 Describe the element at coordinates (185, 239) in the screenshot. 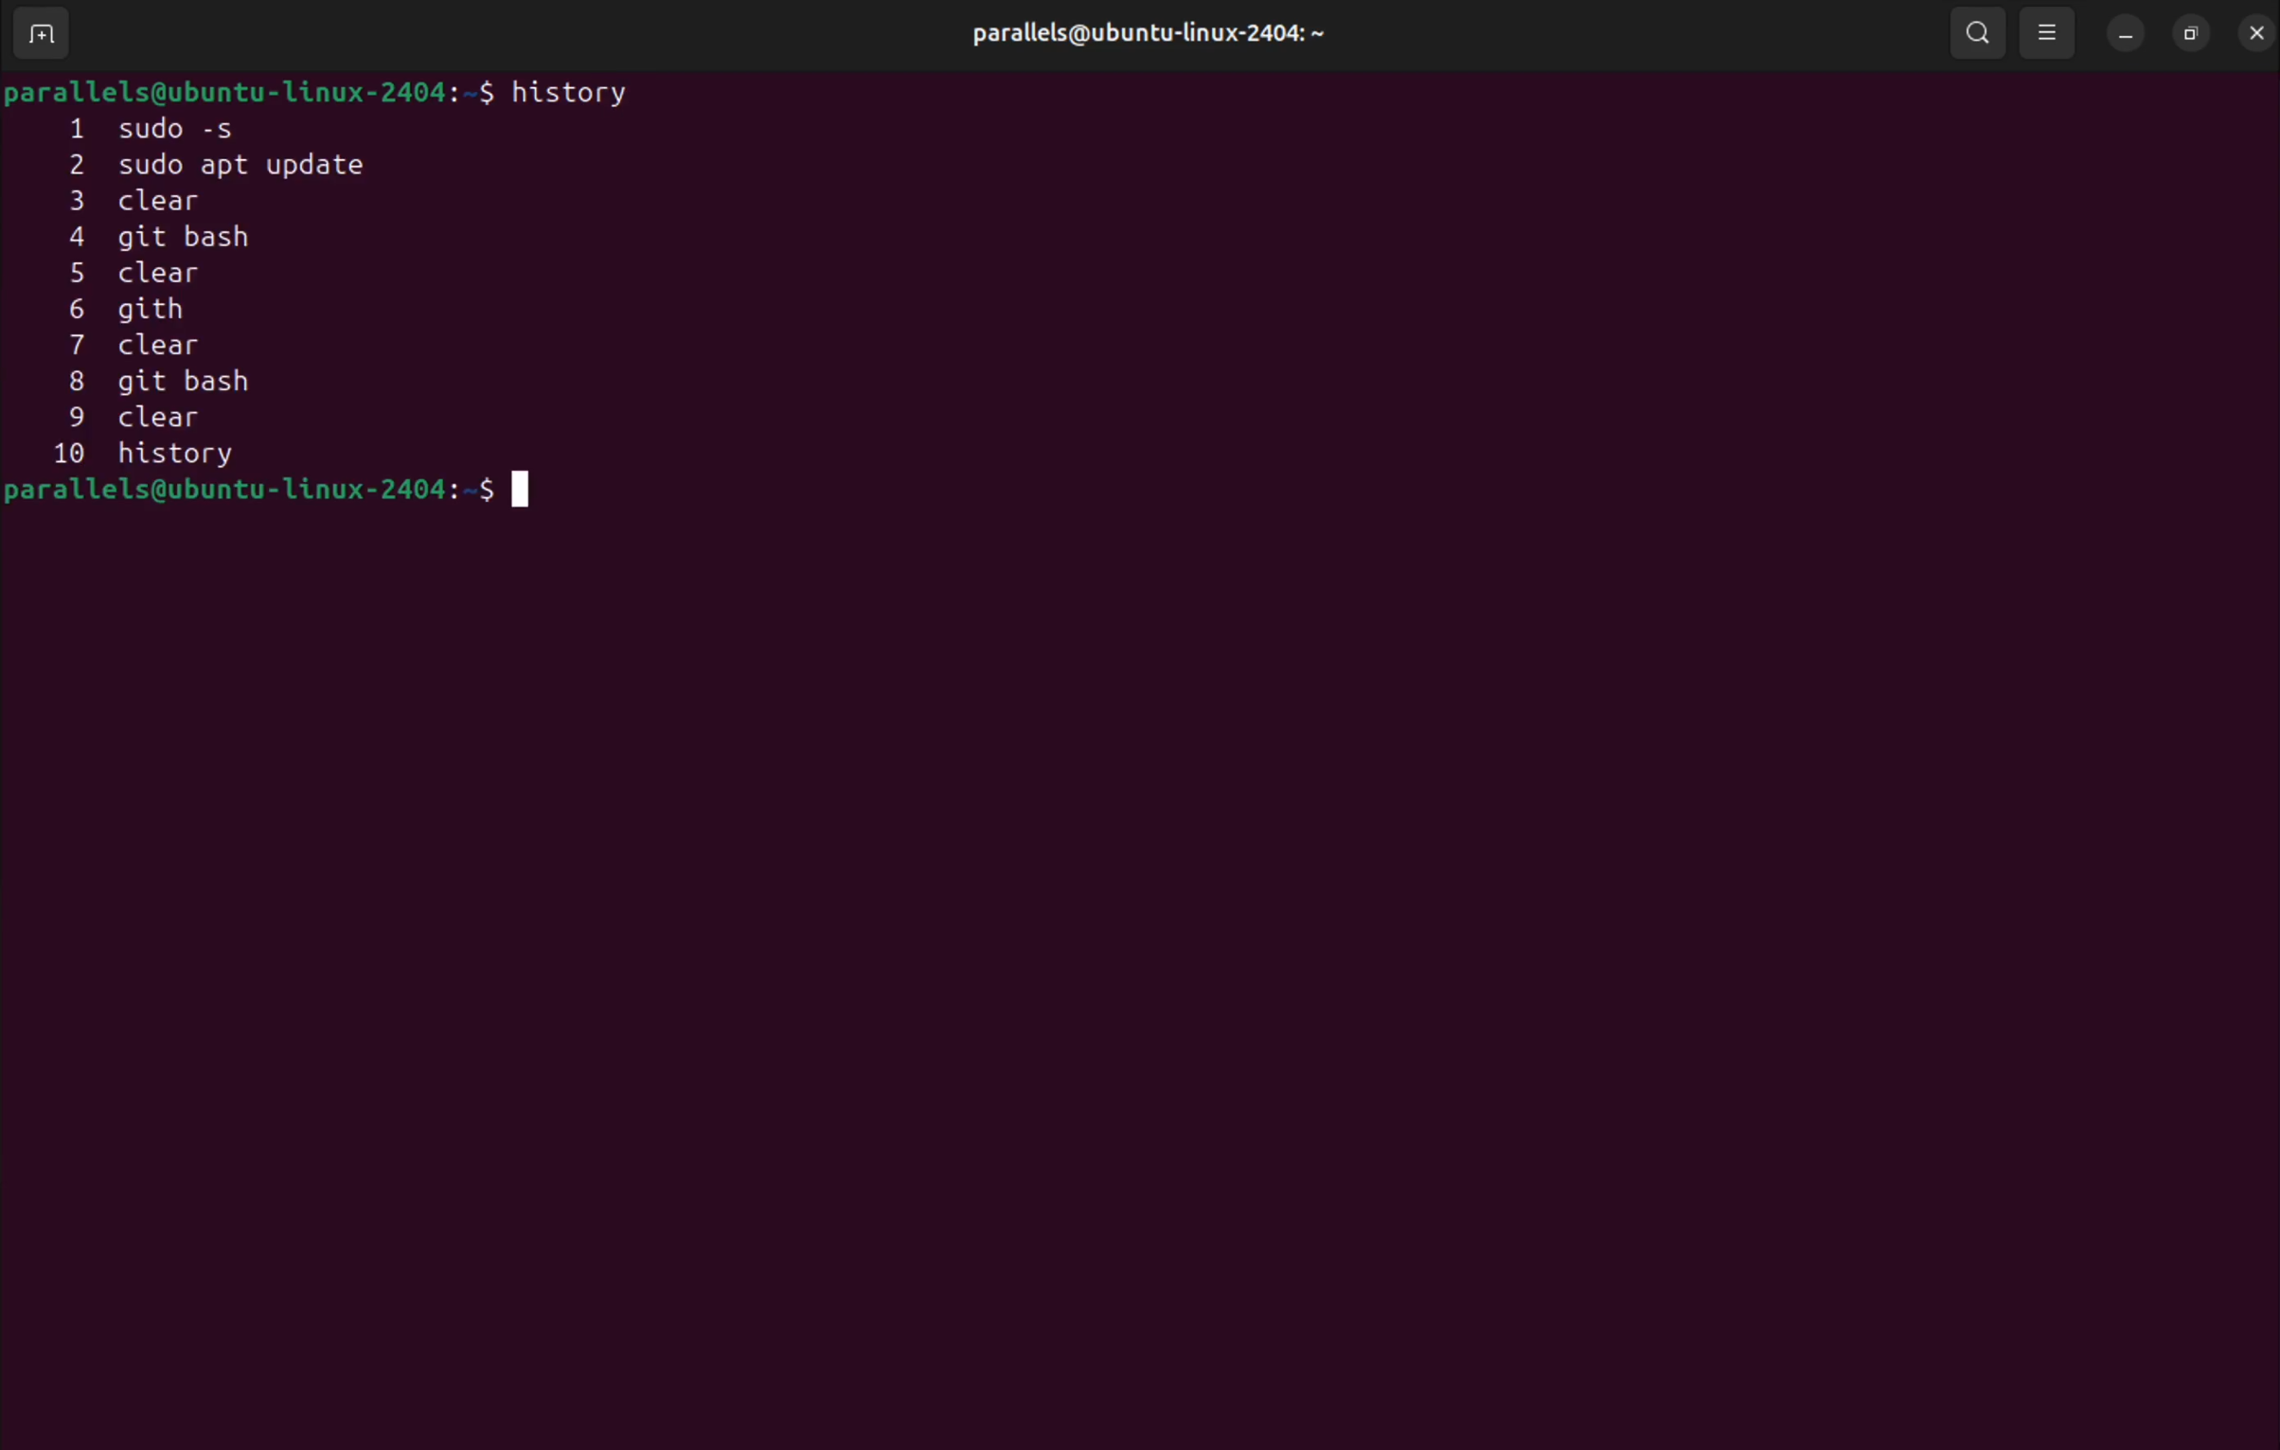

I see `4.gitbash` at that location.